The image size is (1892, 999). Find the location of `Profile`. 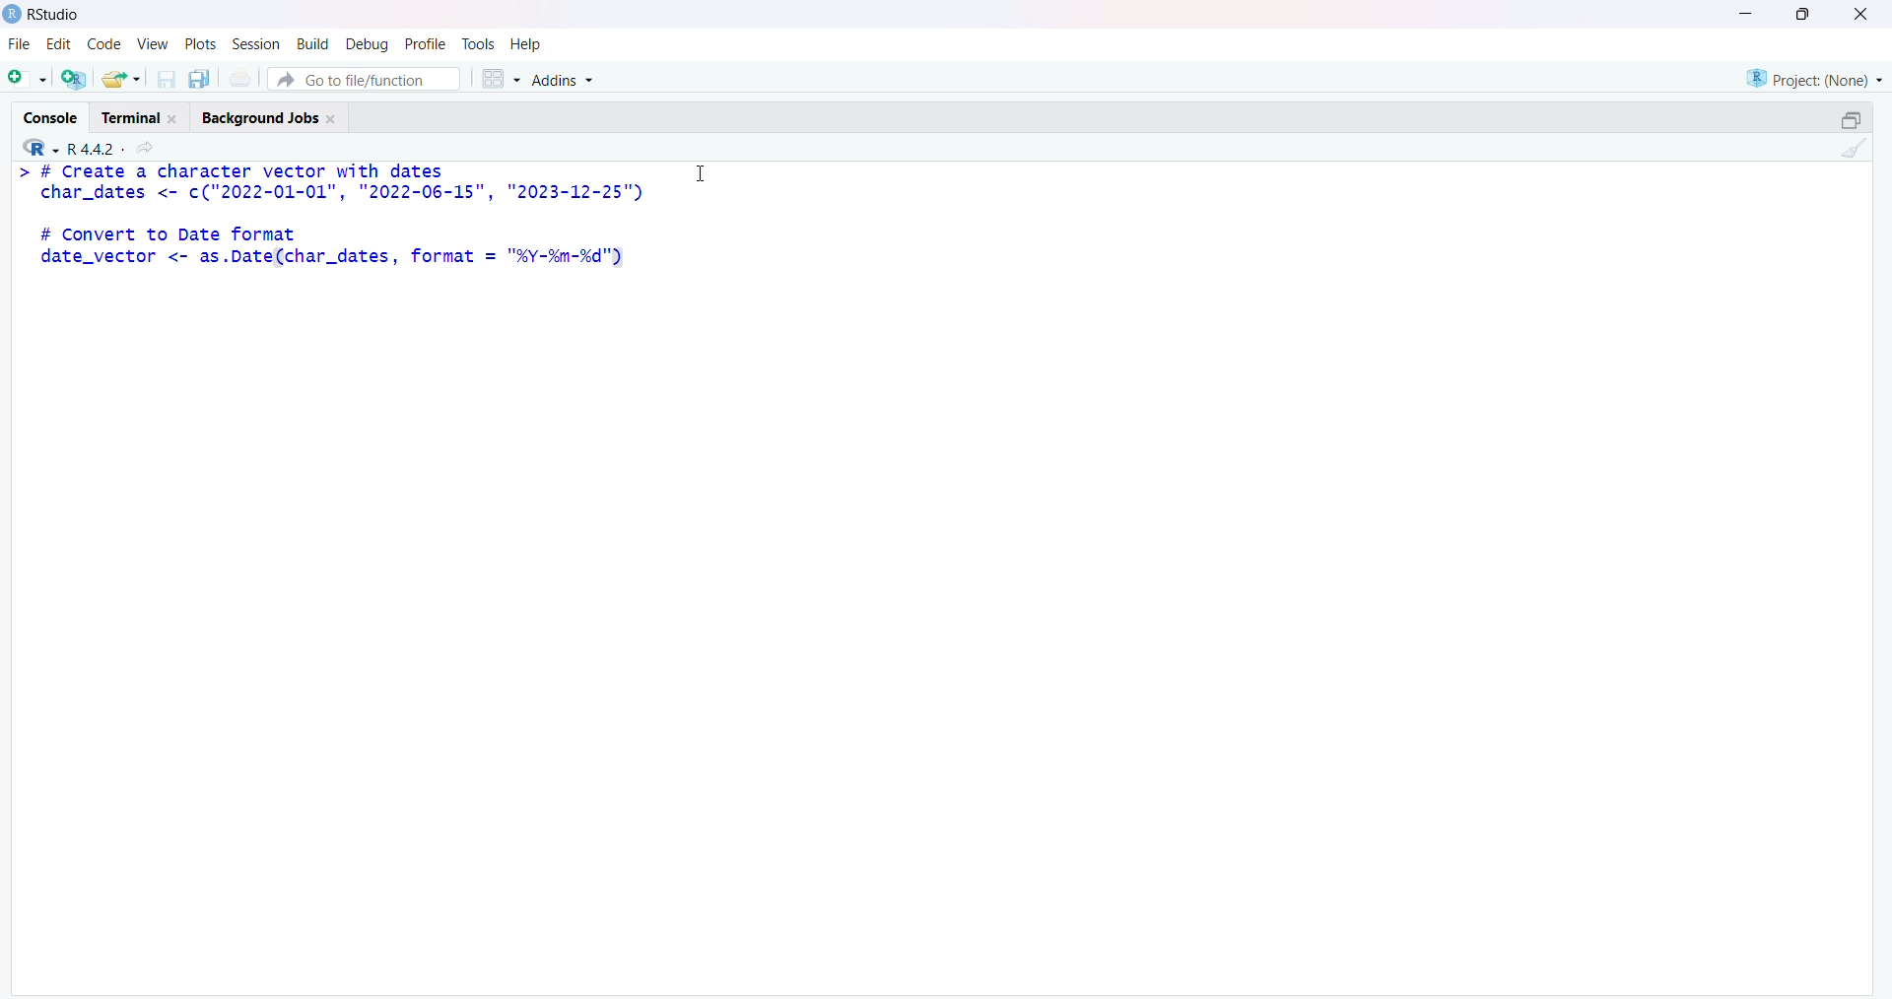

Profile is located at coordinates (424, 41).